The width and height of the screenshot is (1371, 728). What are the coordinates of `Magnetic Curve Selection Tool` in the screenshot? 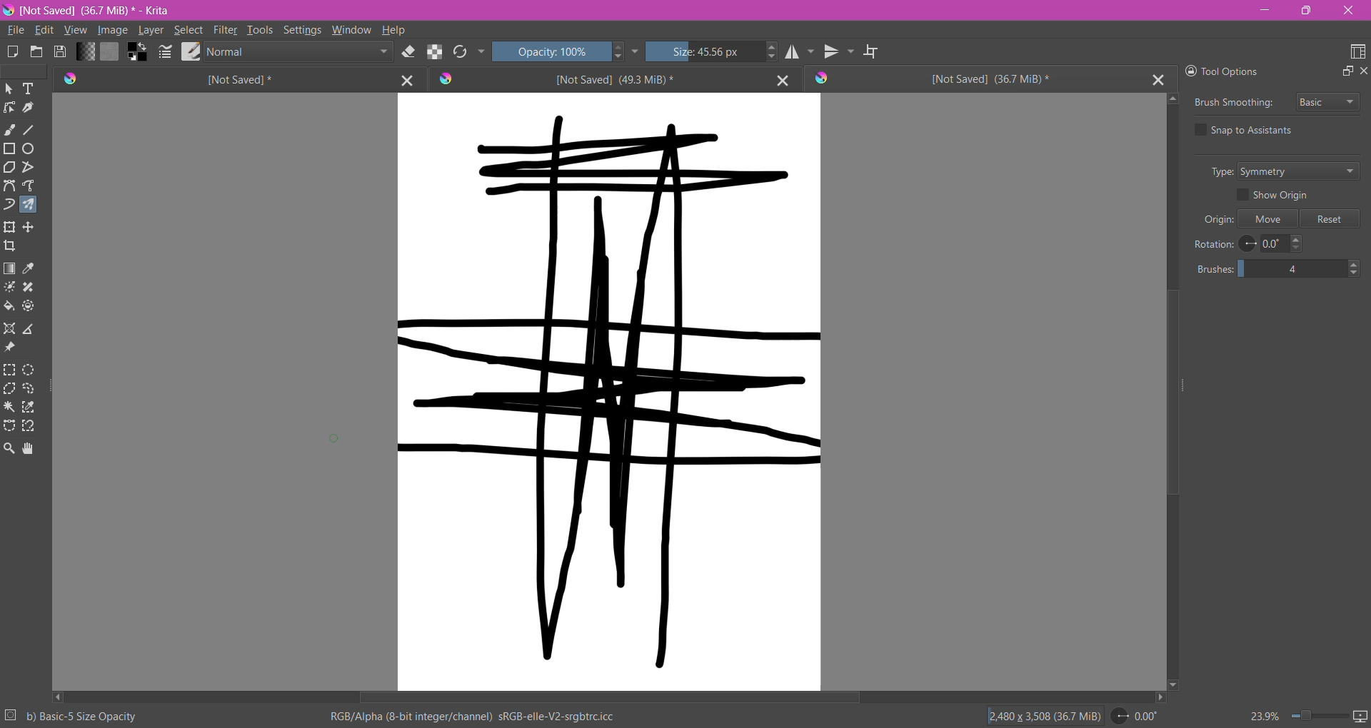 It's located at (29, 426).